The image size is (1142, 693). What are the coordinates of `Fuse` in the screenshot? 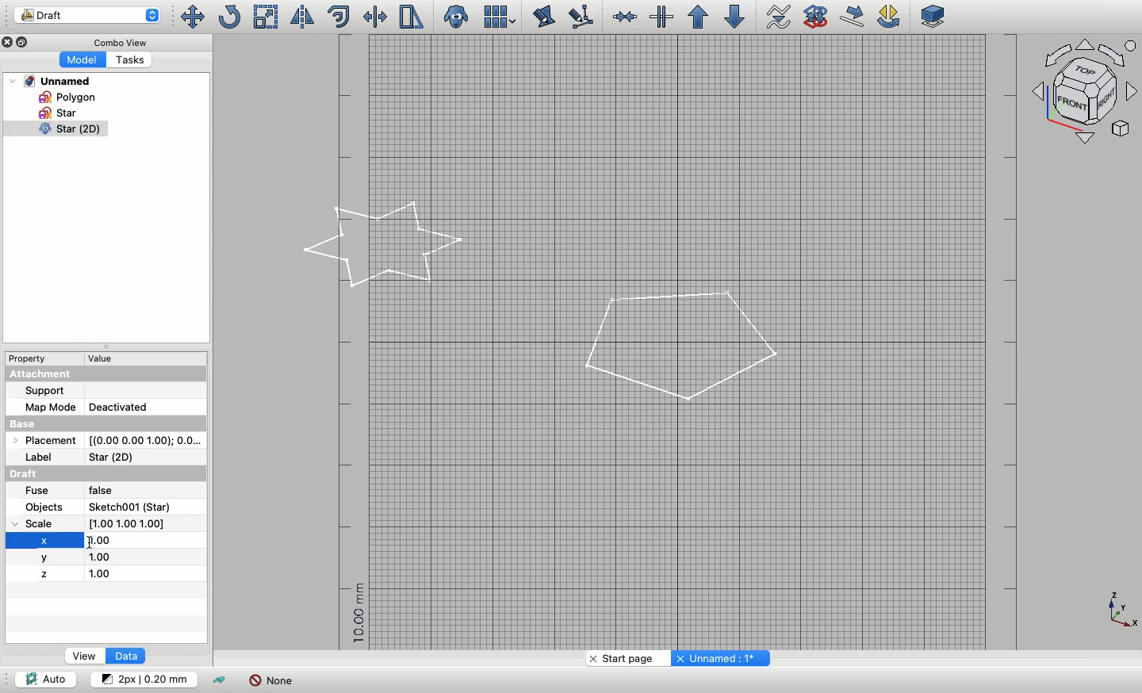 It's located at (38, 491).